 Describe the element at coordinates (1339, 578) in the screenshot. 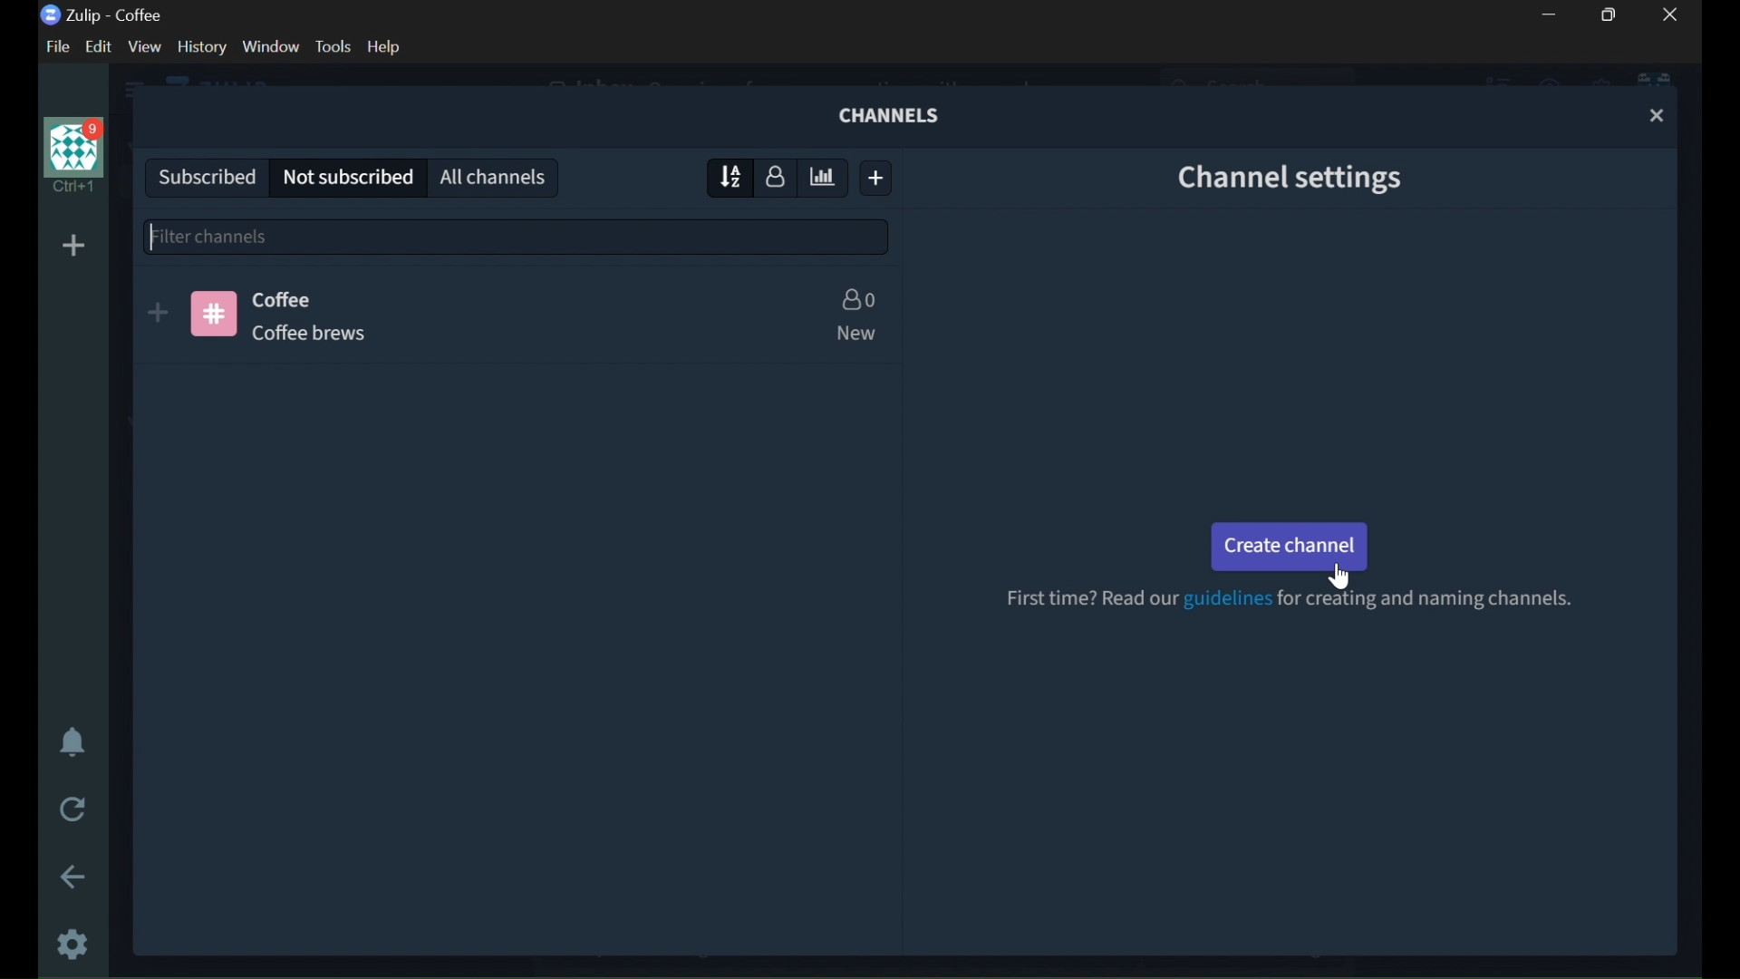

I see `cursor` at that location.